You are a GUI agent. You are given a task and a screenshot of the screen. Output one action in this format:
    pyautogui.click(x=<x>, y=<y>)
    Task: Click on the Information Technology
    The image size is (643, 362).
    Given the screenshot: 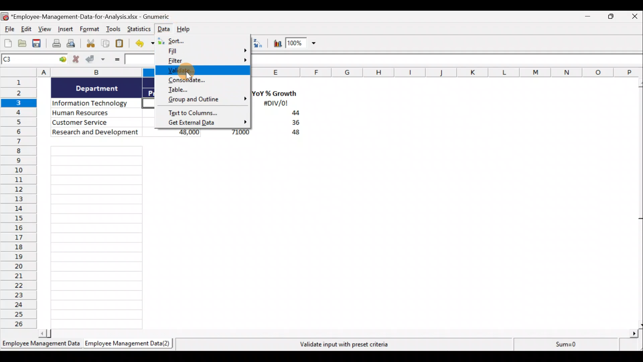 What is the action you would take?
    pyautogui.click(x=96, y=104)
    